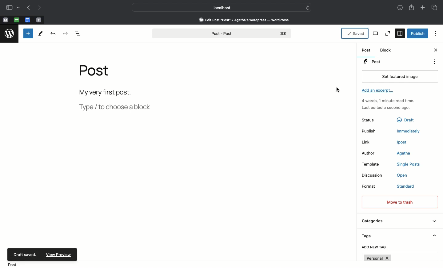  What do you see at coordinates (423, 9) in the screenshot?
I see `Add new tab` at bounding box center [423, 9].